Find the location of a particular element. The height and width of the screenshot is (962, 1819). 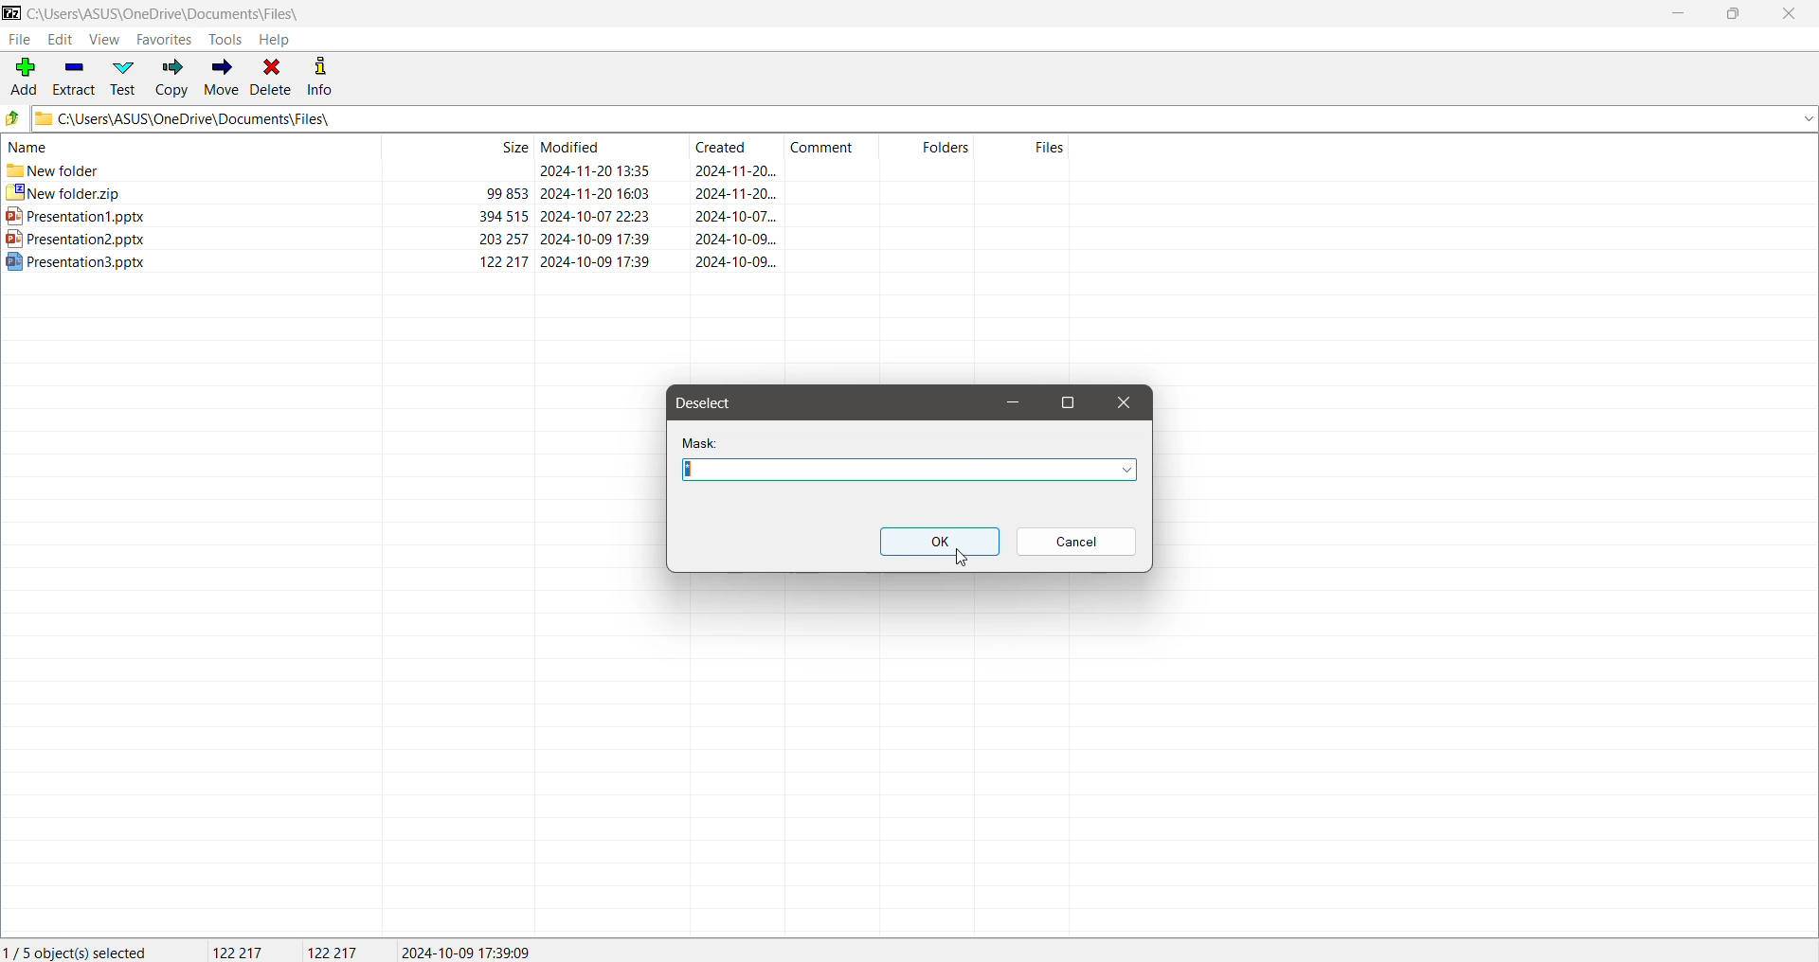

ppt 2 is located at coordinates (538, 240).